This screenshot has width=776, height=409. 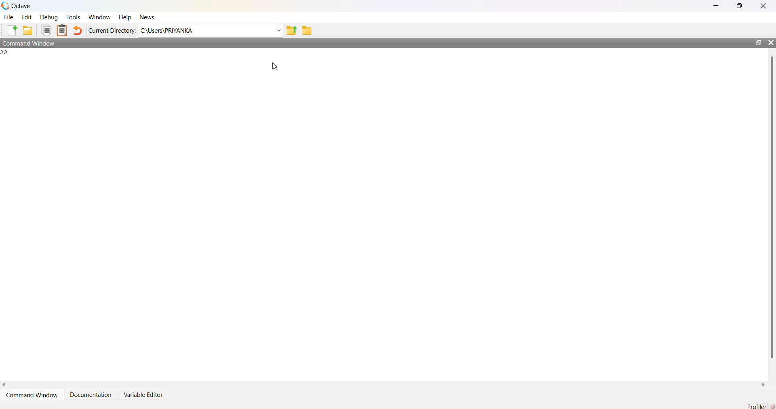 What do you see at coordinates (753, 405) in the screenshot?
I see `Drafile` at bounding box center [753, 405].